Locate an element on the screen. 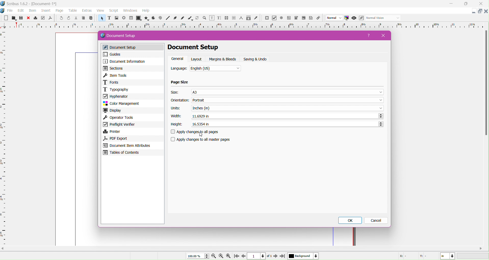 The width and height of the screenshot is (489, 260). PDF Export is located at coordinates (132, 138).